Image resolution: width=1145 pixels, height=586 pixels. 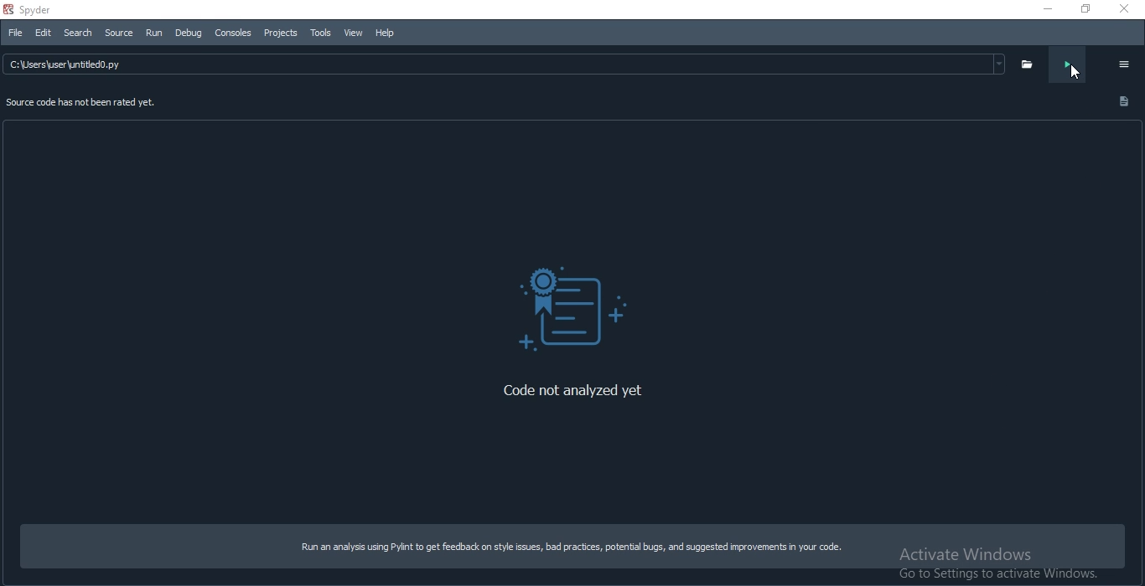 What do you see at coordinates (1028, 66) in the screenshot?
I see `folder` at bounding box center [1028, 66].